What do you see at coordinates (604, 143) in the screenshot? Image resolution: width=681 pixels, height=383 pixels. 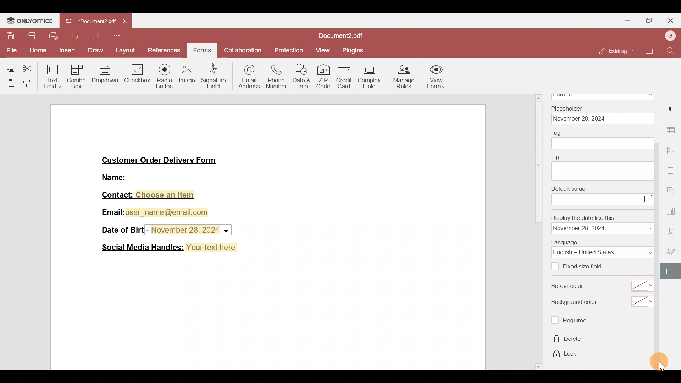 I see `tag` at bounding box center [604, 143].